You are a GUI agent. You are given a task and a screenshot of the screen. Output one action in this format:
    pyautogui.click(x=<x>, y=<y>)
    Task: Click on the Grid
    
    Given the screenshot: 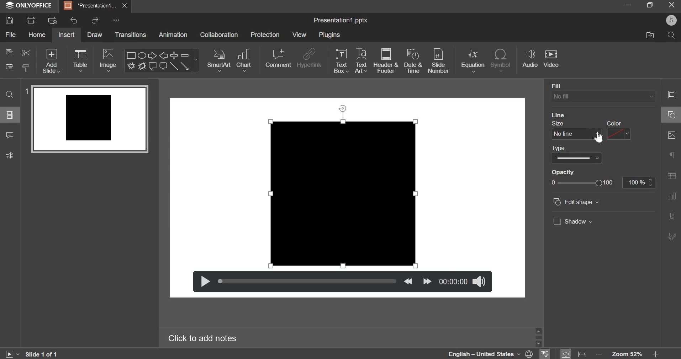 What is the action you would take?
    pyautogui.click(x=672, y=176)
    